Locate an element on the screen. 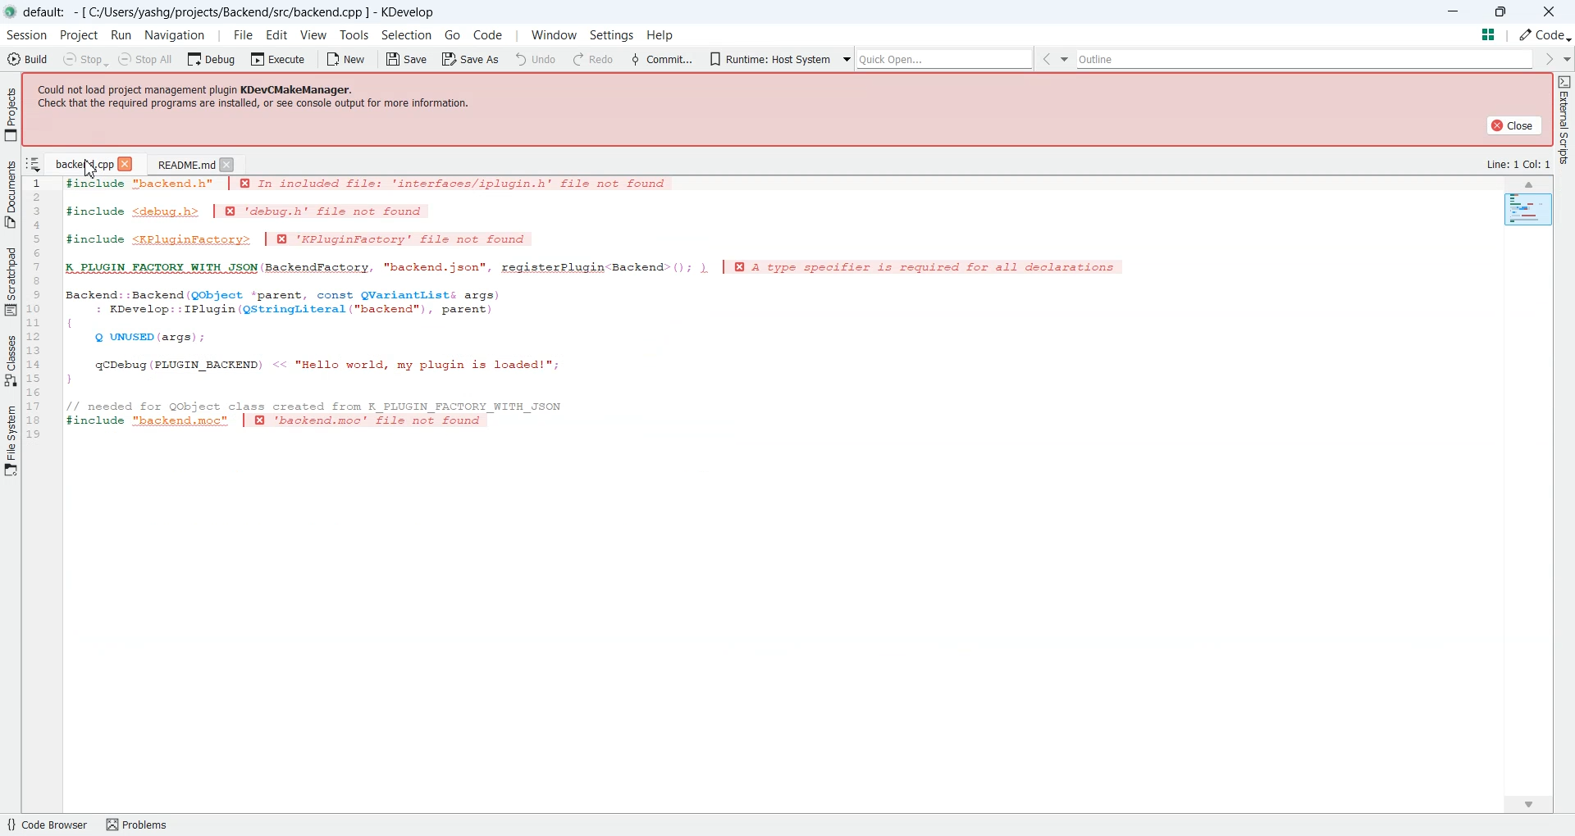 The height and width of the screenshot is (836, 1575). Column number is located at coordinates (35, 308).